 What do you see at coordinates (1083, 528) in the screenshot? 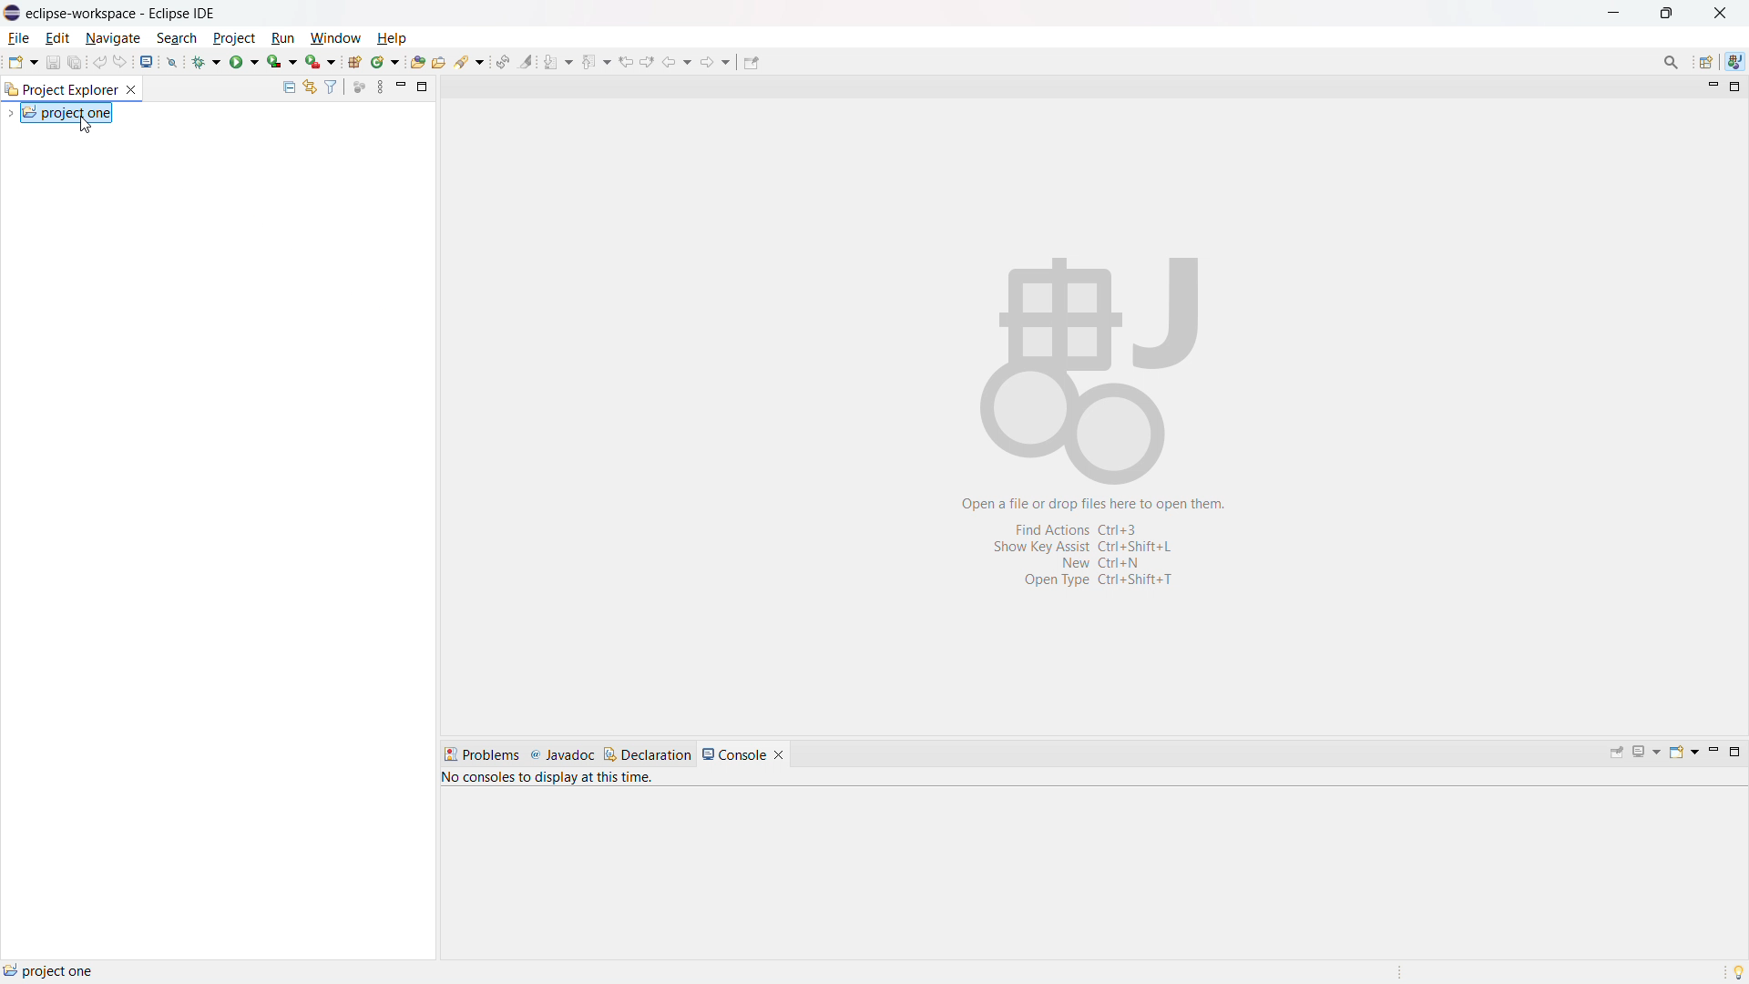
I see `find actions ctrl+3` at bounding box center [1083, 528].